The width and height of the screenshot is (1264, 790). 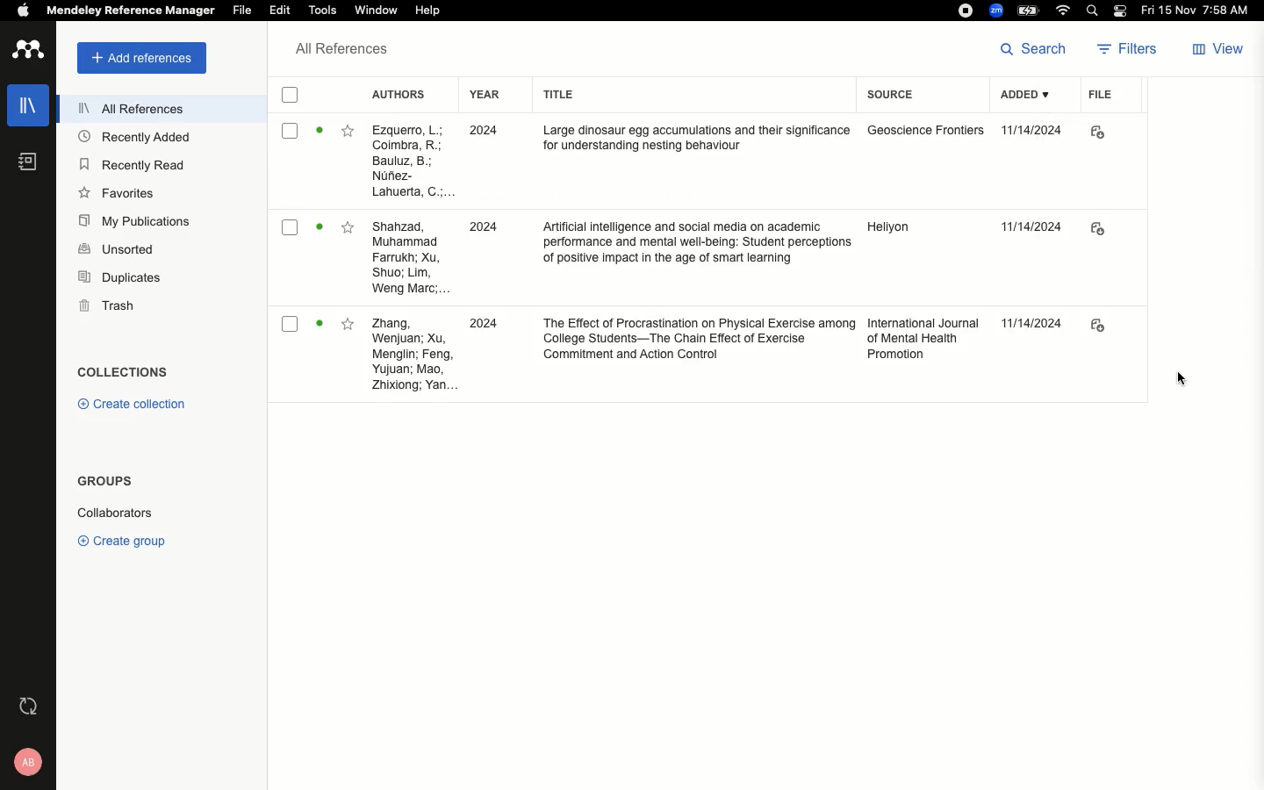 What do you see at coordinates (292, 324) in the screenshot?
I see `Checkbox` at bounding box center [292, 324].